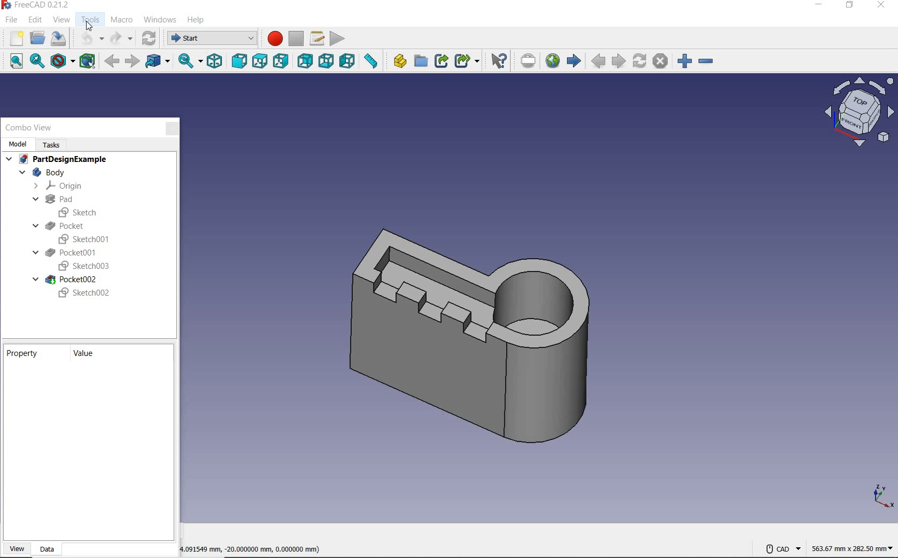 The width and height of the screenshot is (898, 558). What do you see at coordinates (372, 63) in the screenshot?
I see `Ruler` at bounding box center [372, 63].